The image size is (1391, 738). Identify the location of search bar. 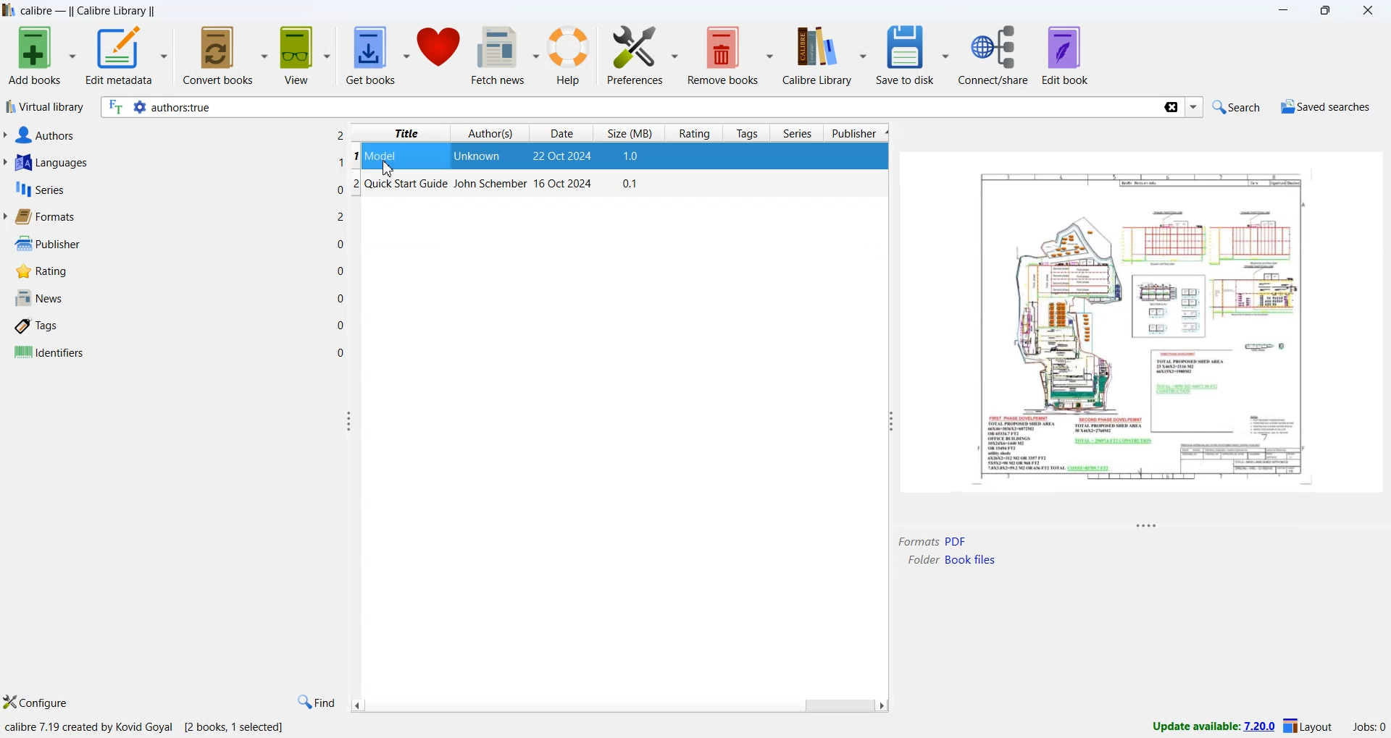
(629, 108).